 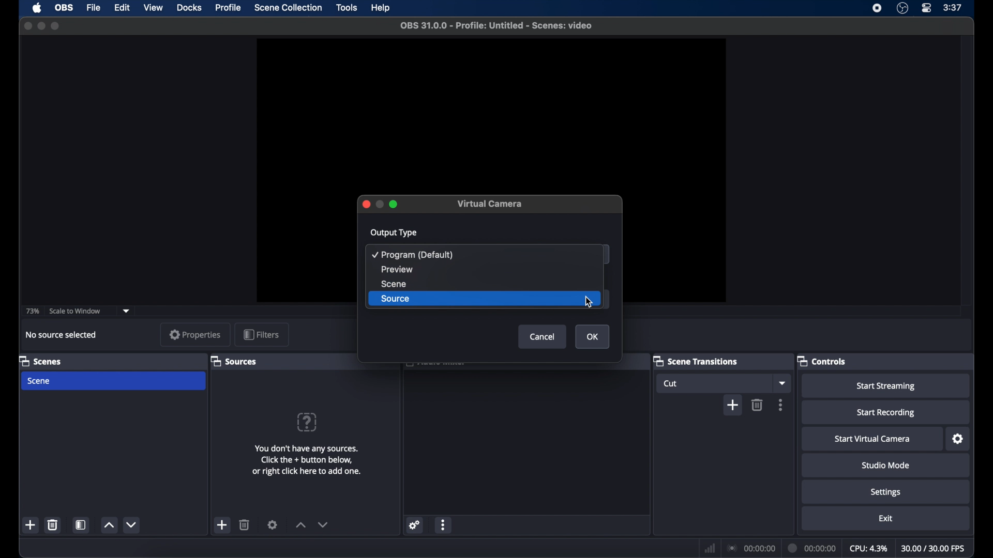 What do you see at coordinates (323, 524) in the screenshot?
I see `decrement` at bounding box center [323, 524].